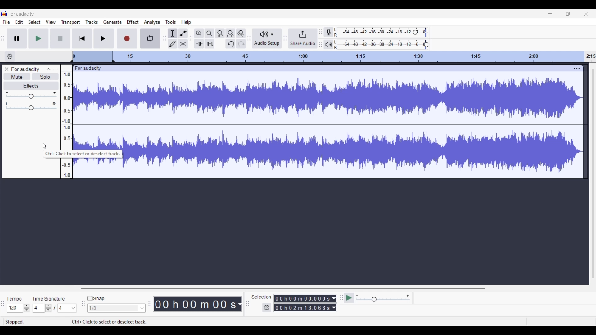 The image size is (596, 335). What do you see at coordinates (49, 69) in the screenshot?
I see `Collapse` at bounding box center [49, 69].